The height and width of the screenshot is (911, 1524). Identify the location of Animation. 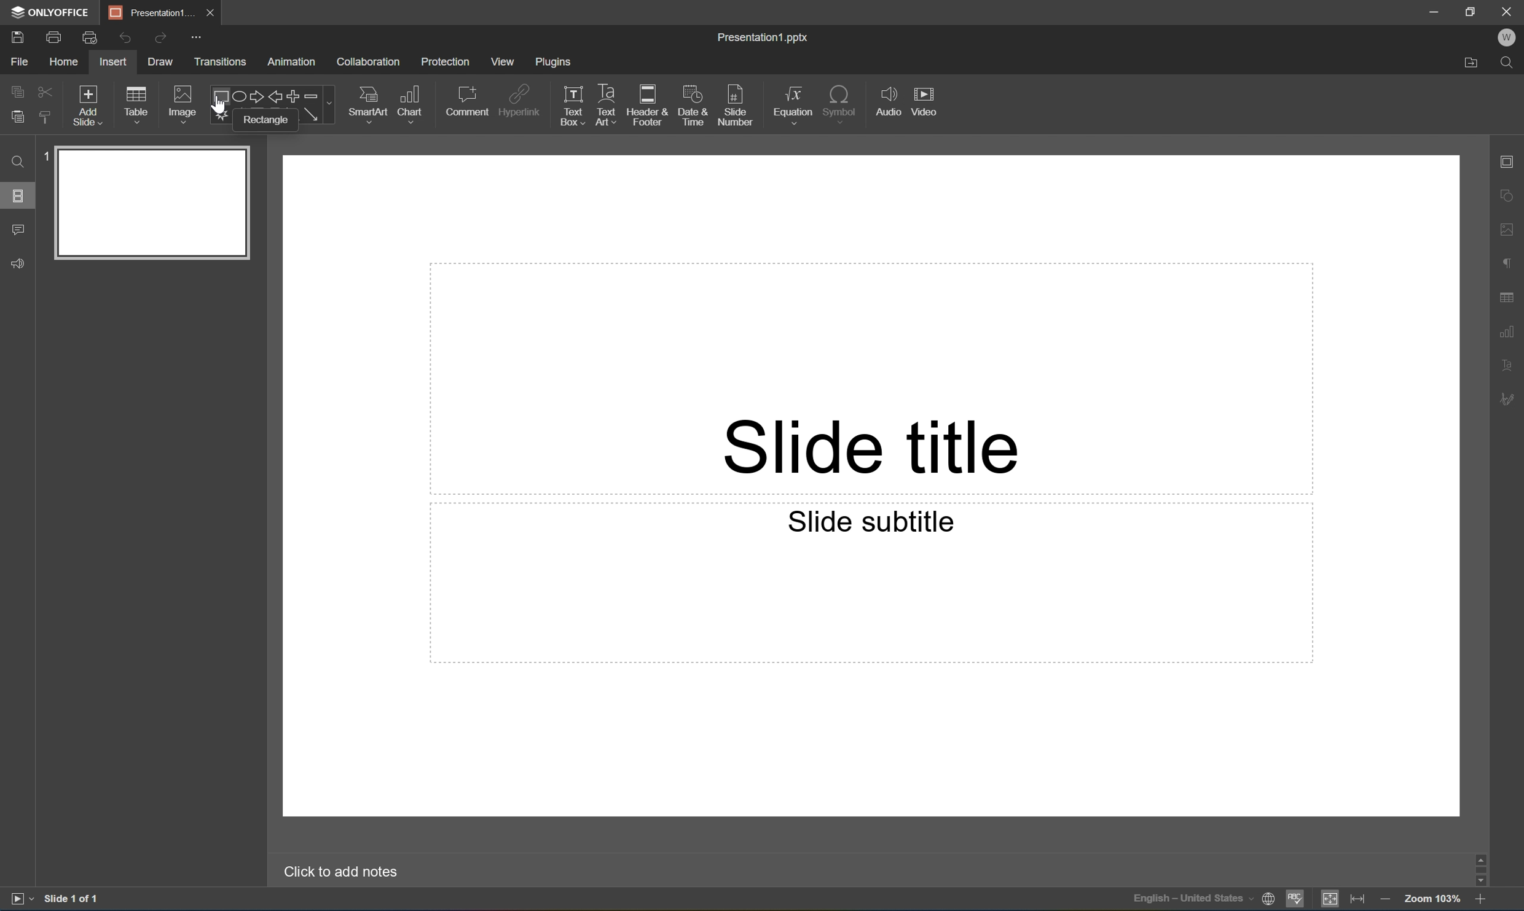
(291, 63).